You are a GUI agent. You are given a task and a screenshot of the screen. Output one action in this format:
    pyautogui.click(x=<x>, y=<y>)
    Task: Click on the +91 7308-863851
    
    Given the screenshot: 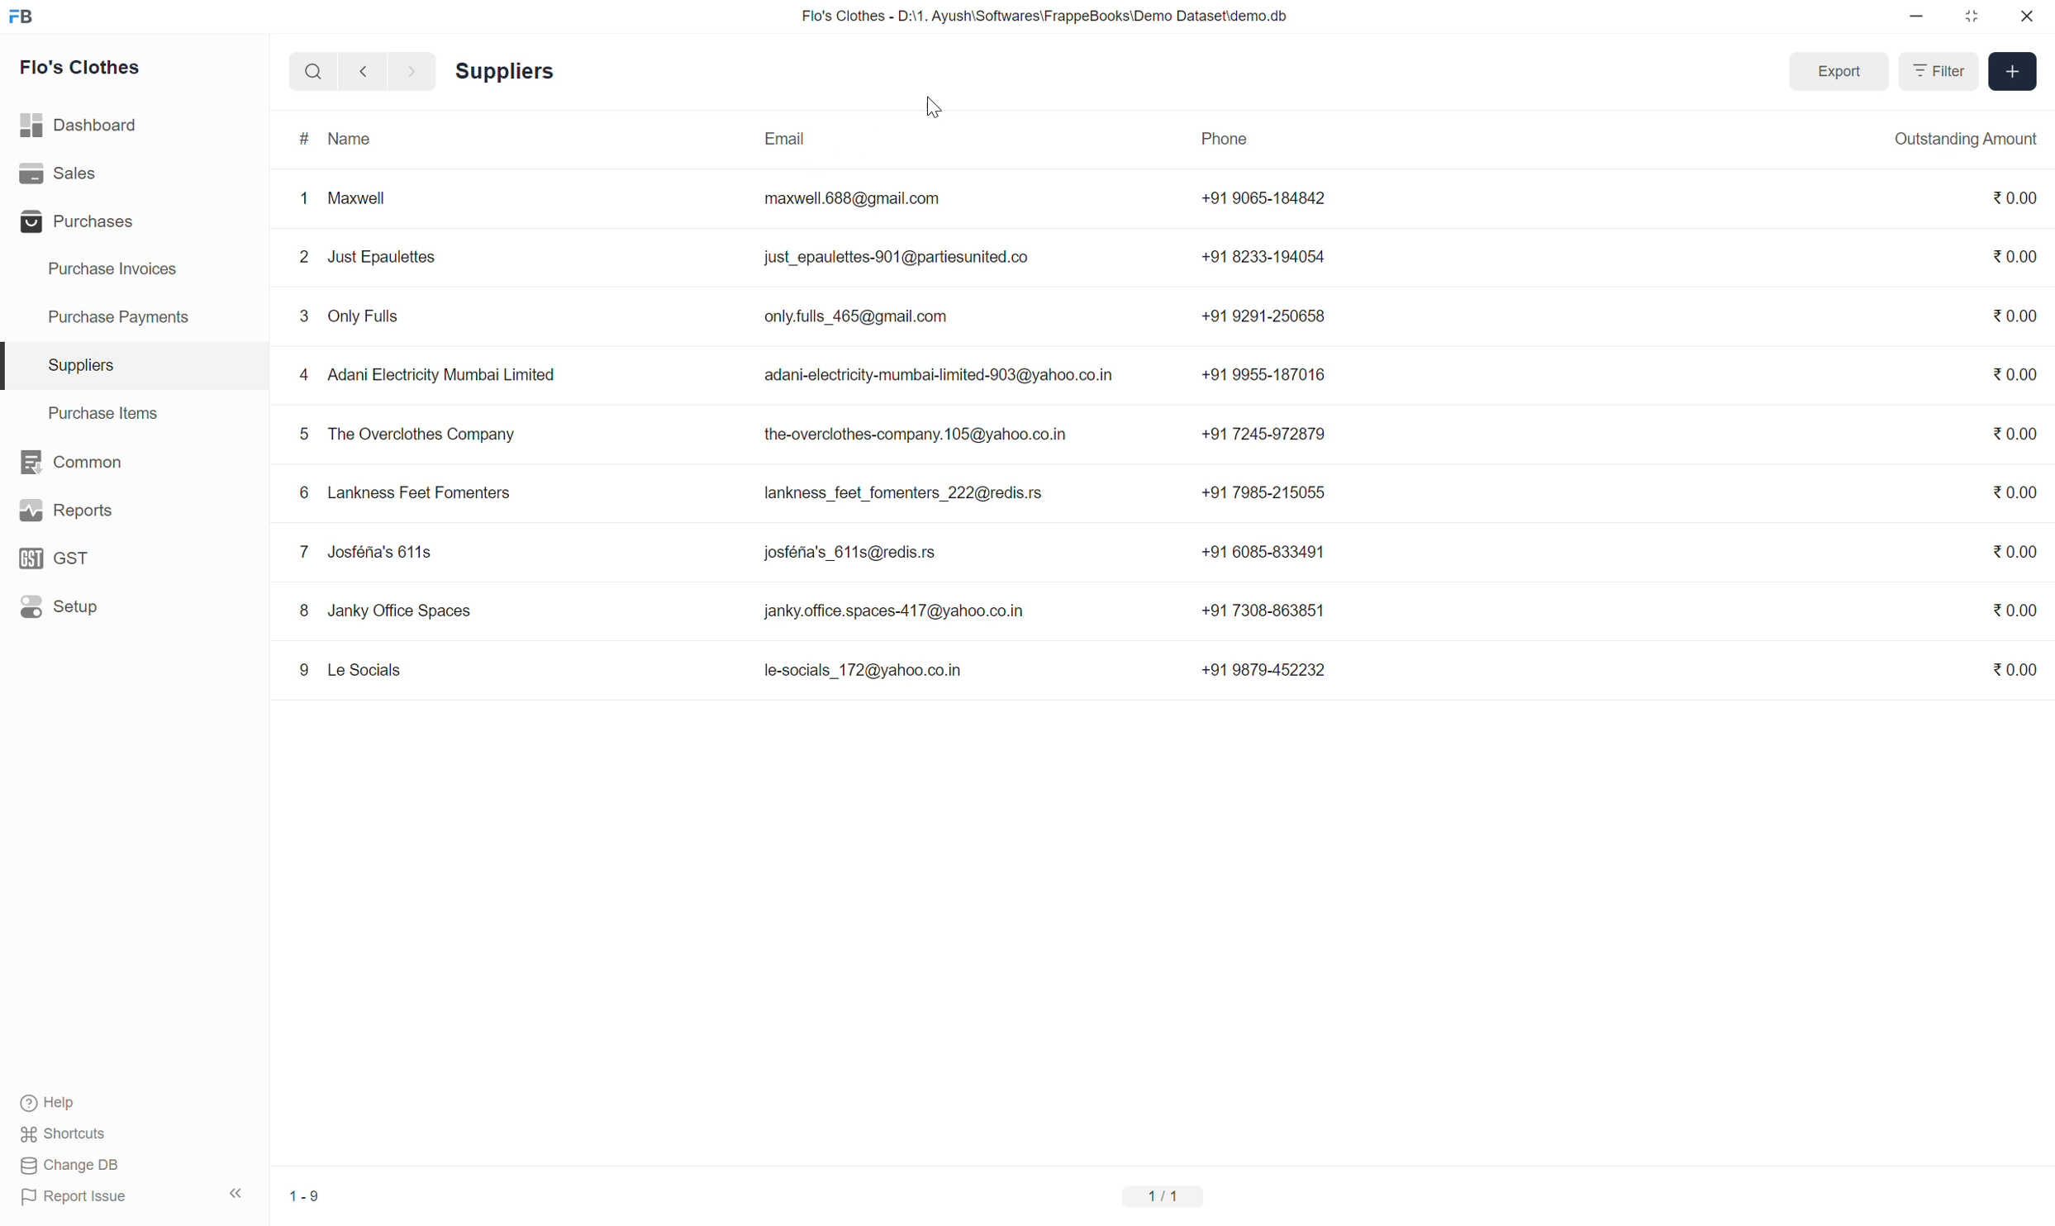 What is the action you would take?
    pyautogui.click(x=1264, y=611)
    